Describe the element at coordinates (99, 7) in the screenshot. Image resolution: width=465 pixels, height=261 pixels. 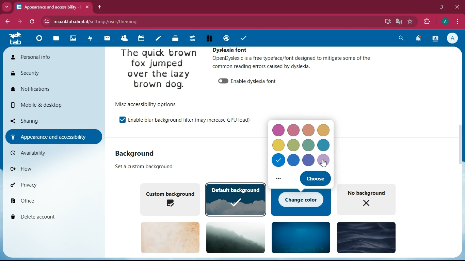
I see `add tab` at that location.